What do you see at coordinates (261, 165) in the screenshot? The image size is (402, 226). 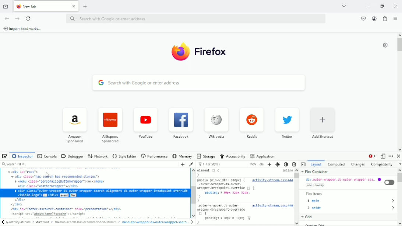 I see `.cls` at bounding box center [261, 165].